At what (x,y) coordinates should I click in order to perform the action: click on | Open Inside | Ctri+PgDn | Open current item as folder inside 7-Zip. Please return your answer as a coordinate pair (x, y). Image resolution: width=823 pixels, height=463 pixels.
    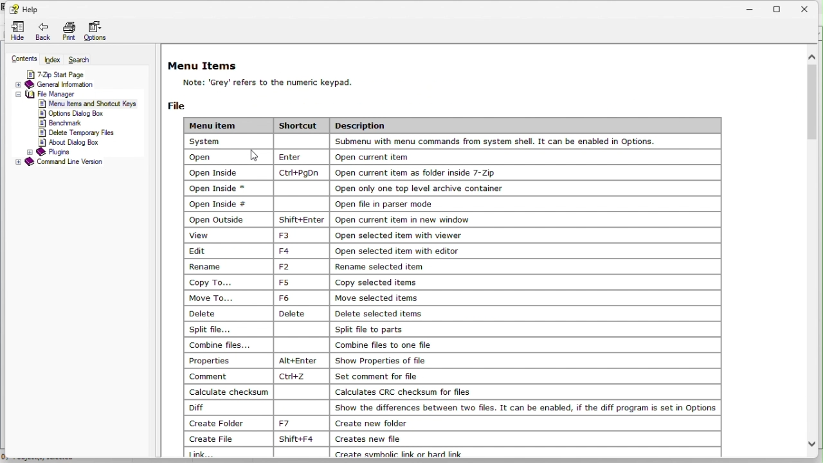
    Looking at the image, I should click on (439, 172).